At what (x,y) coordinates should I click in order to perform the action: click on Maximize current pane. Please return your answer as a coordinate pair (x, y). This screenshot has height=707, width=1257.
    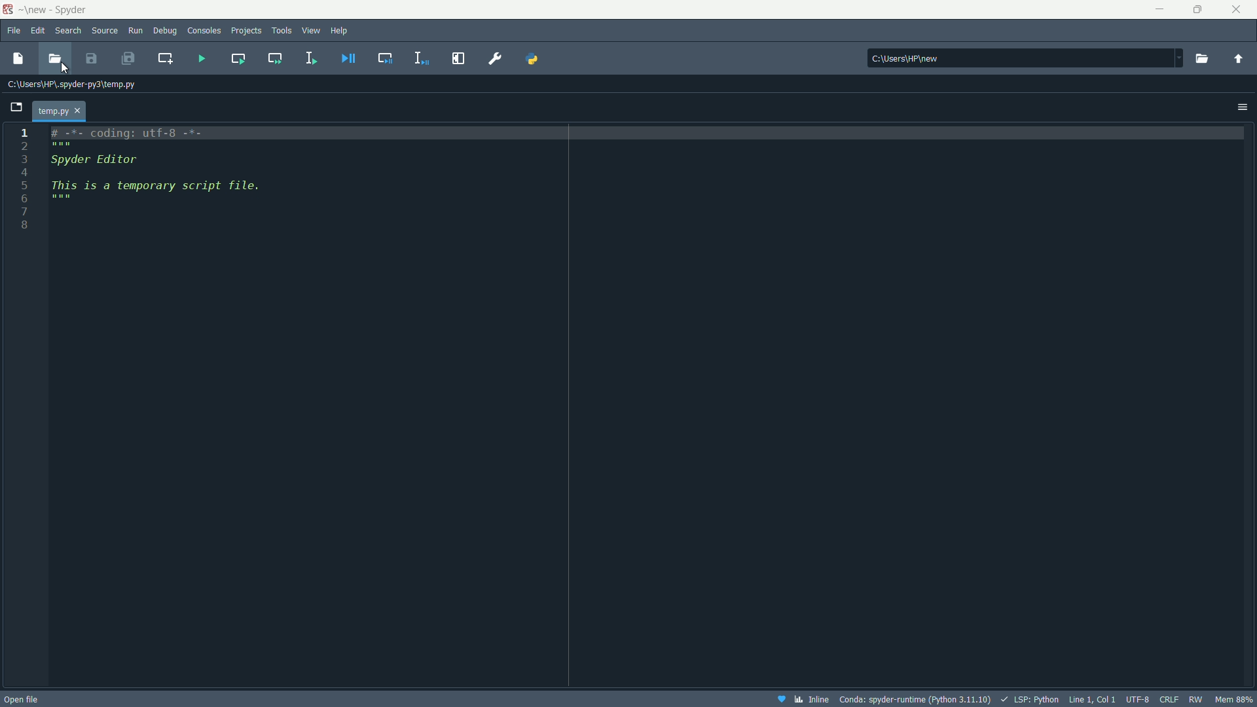
    Looking at the image, I should click on (460, 58).